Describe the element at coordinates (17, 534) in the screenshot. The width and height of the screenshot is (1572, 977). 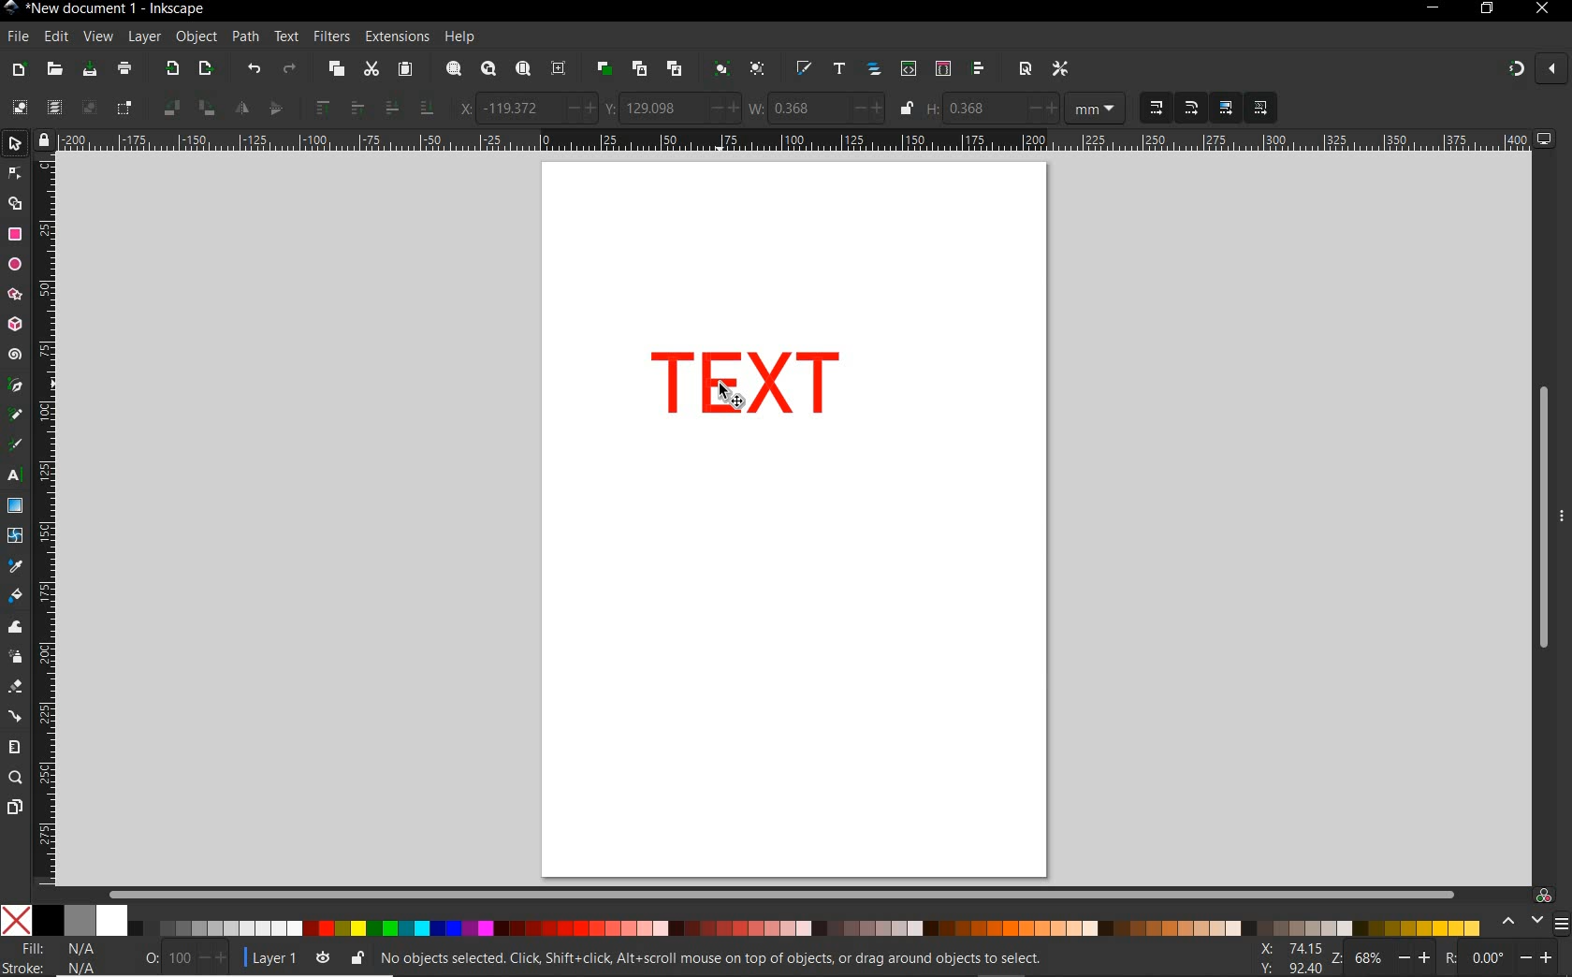
I see `MESH TOOL` at that location.